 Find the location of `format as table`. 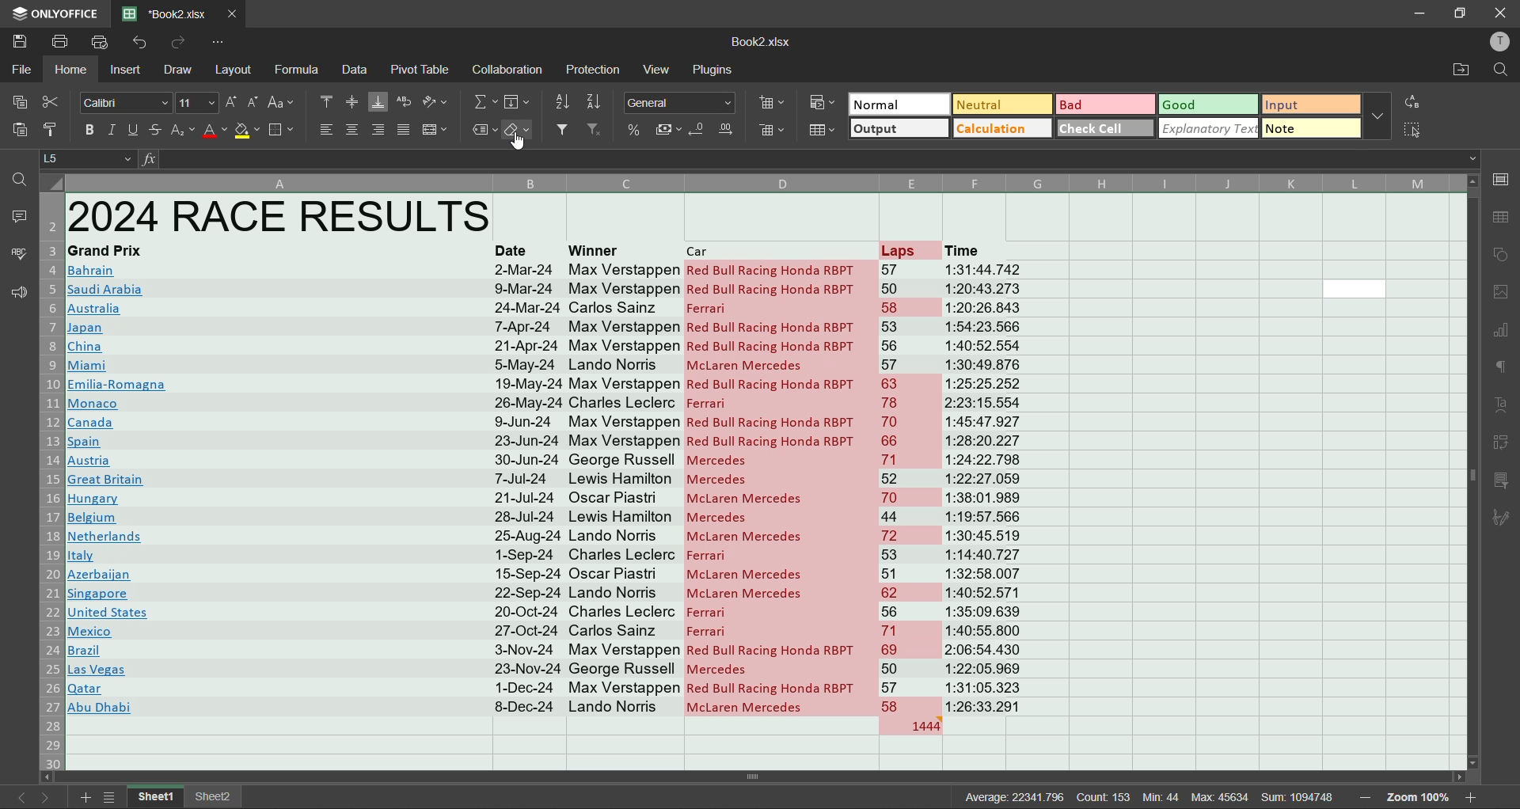

format as table is located at coordinates (823, 131).